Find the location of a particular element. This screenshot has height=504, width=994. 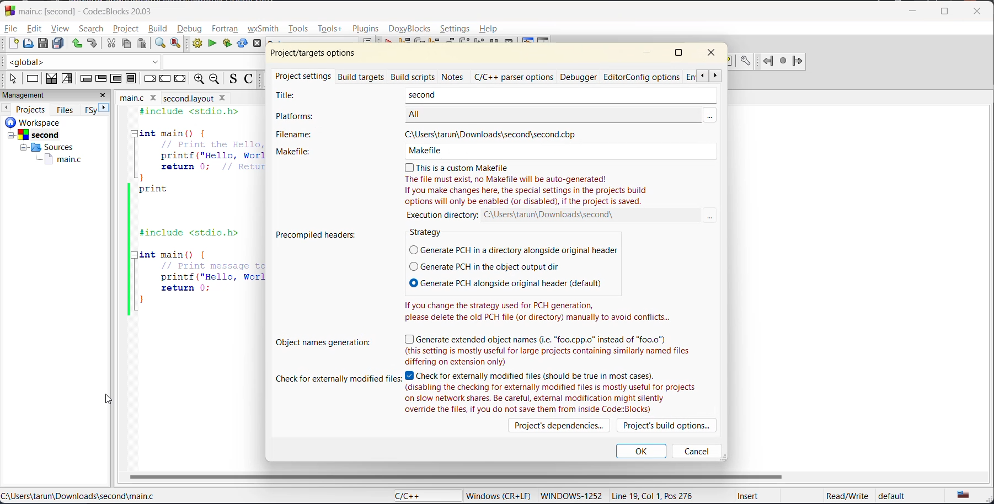

toggle comments is located at coordinates (250, 81).